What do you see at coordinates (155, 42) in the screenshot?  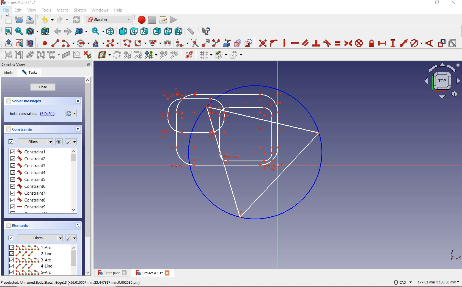 I see `create regular polygon` at bounding box center [155, 42].